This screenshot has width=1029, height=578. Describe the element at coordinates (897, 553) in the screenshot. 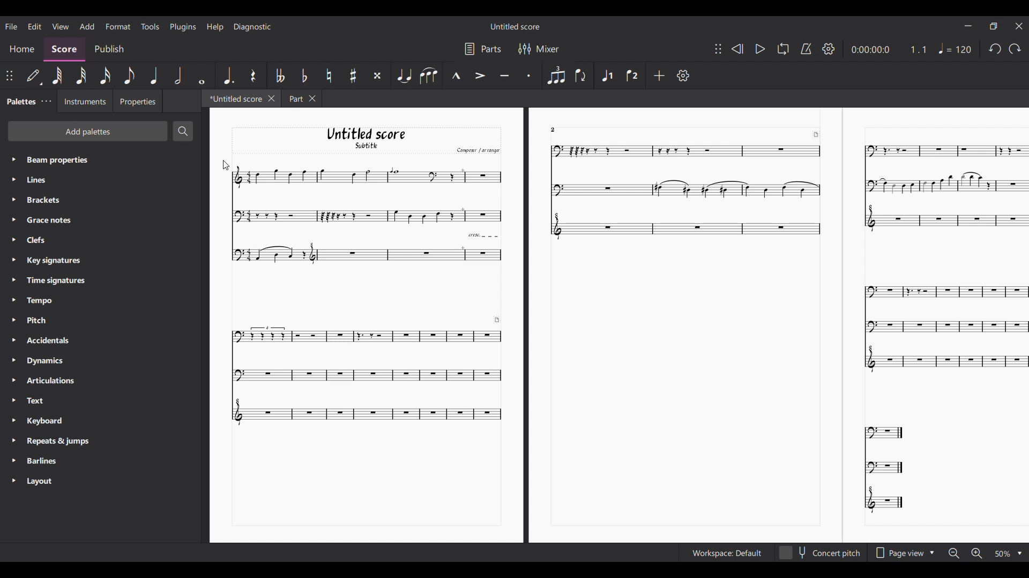

I see `Page view options` at that location.